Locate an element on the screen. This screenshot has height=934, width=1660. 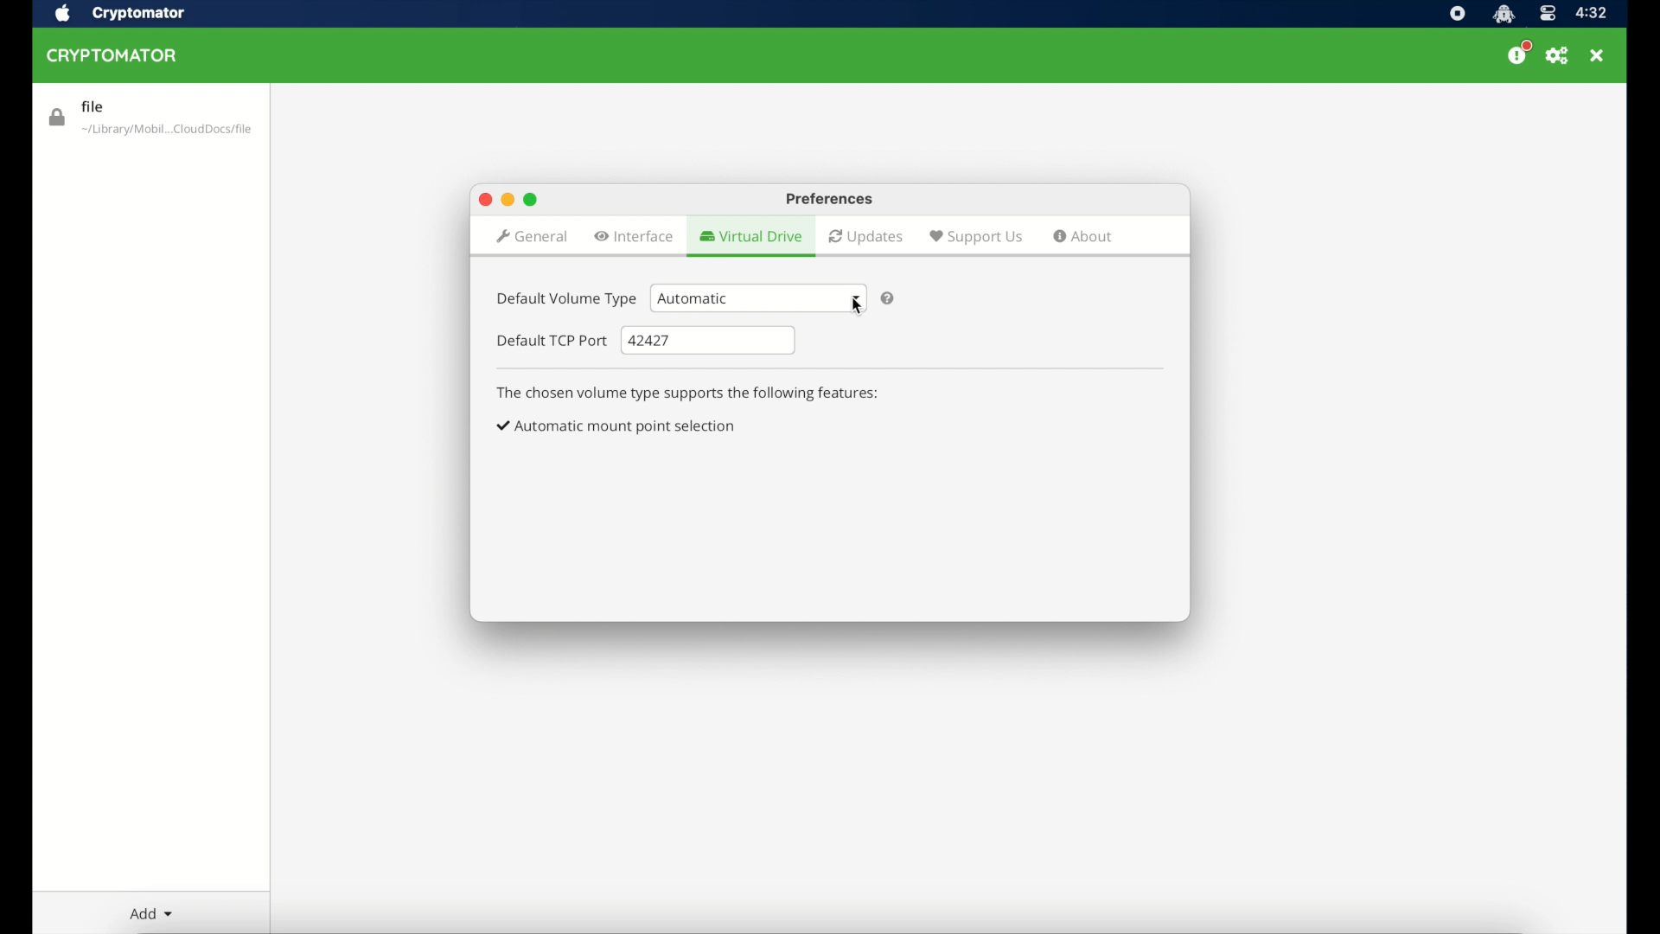
cursor is located at coordinates (859, 308).